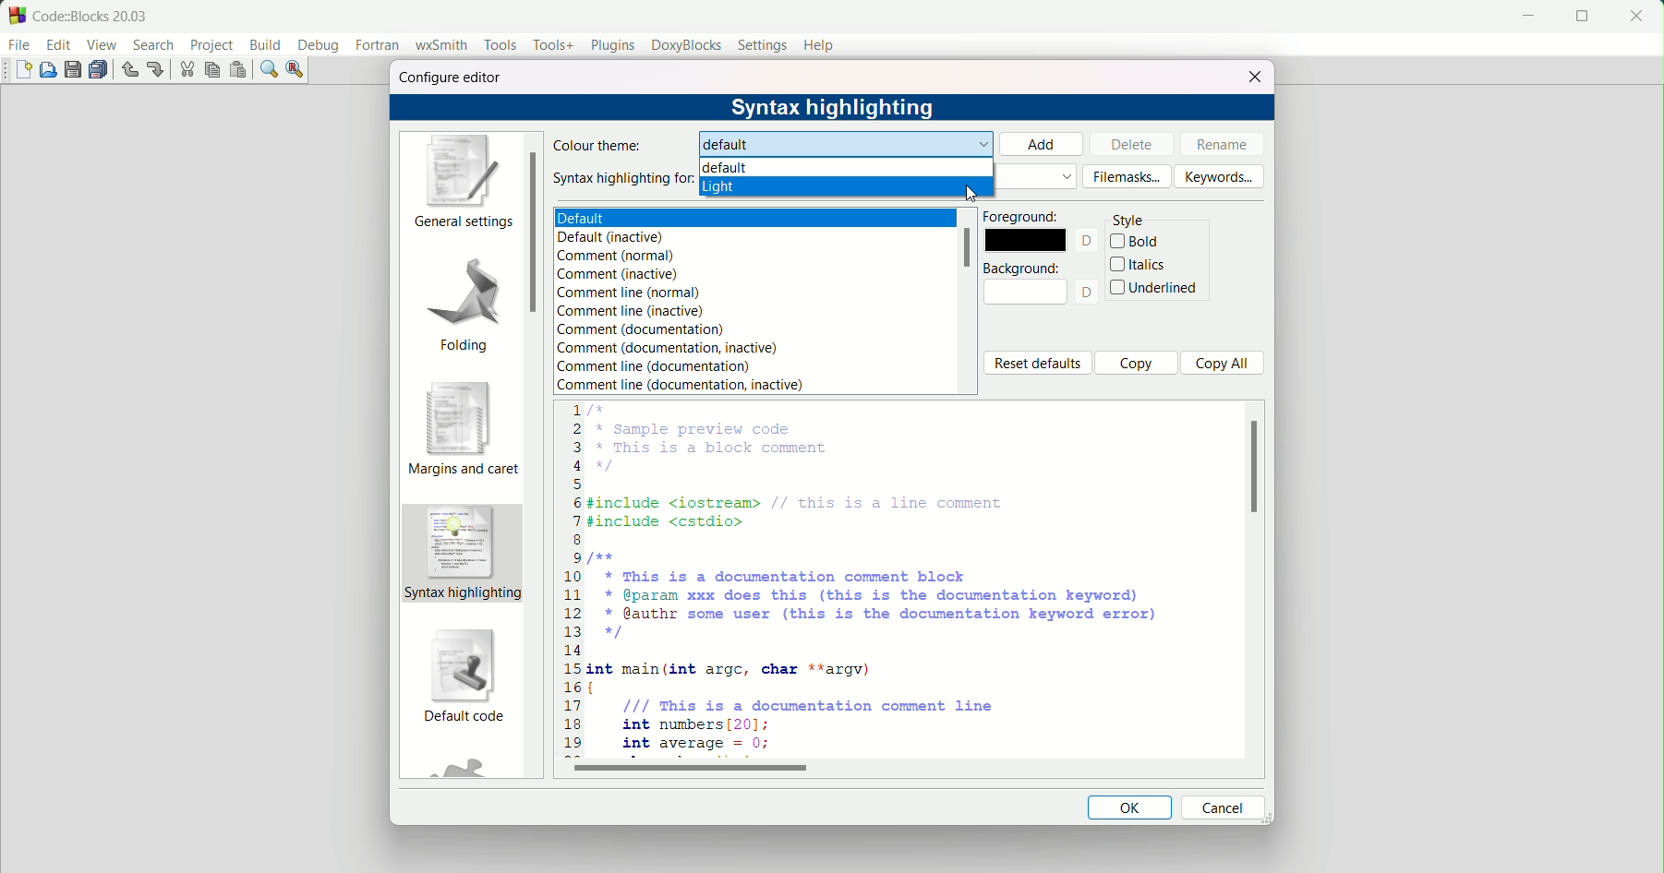 Image resolution: width=1664 pixels, height=873 pixels. What do you see at coordinates (320, 47) in the screenshot?
I see `debug` at bounding box center [320, 47].